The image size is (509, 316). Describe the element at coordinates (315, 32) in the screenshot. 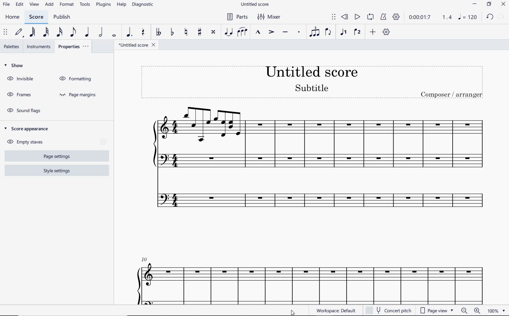

I see `TUPLET` at that location.